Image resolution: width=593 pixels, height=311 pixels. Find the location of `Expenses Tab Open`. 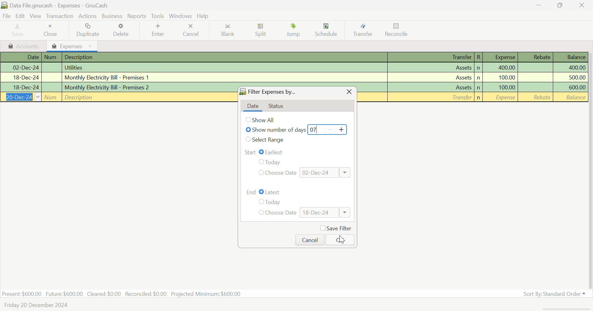

Expenses Tab Open is located at coordinates (73, 45).